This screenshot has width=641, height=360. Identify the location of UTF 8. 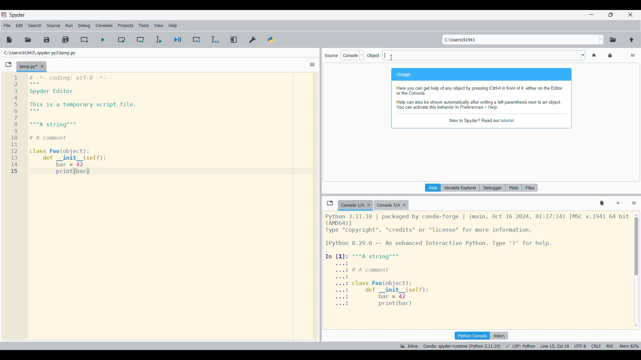
(580, 345).